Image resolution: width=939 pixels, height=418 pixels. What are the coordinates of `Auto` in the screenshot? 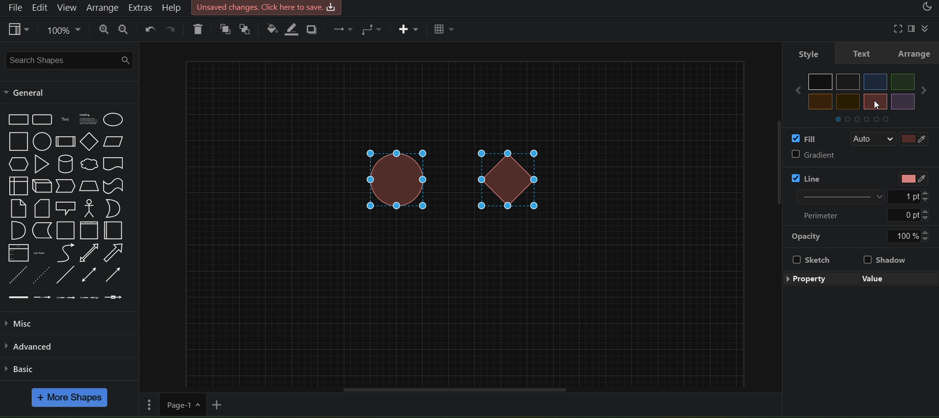 It's located at (869, 138).